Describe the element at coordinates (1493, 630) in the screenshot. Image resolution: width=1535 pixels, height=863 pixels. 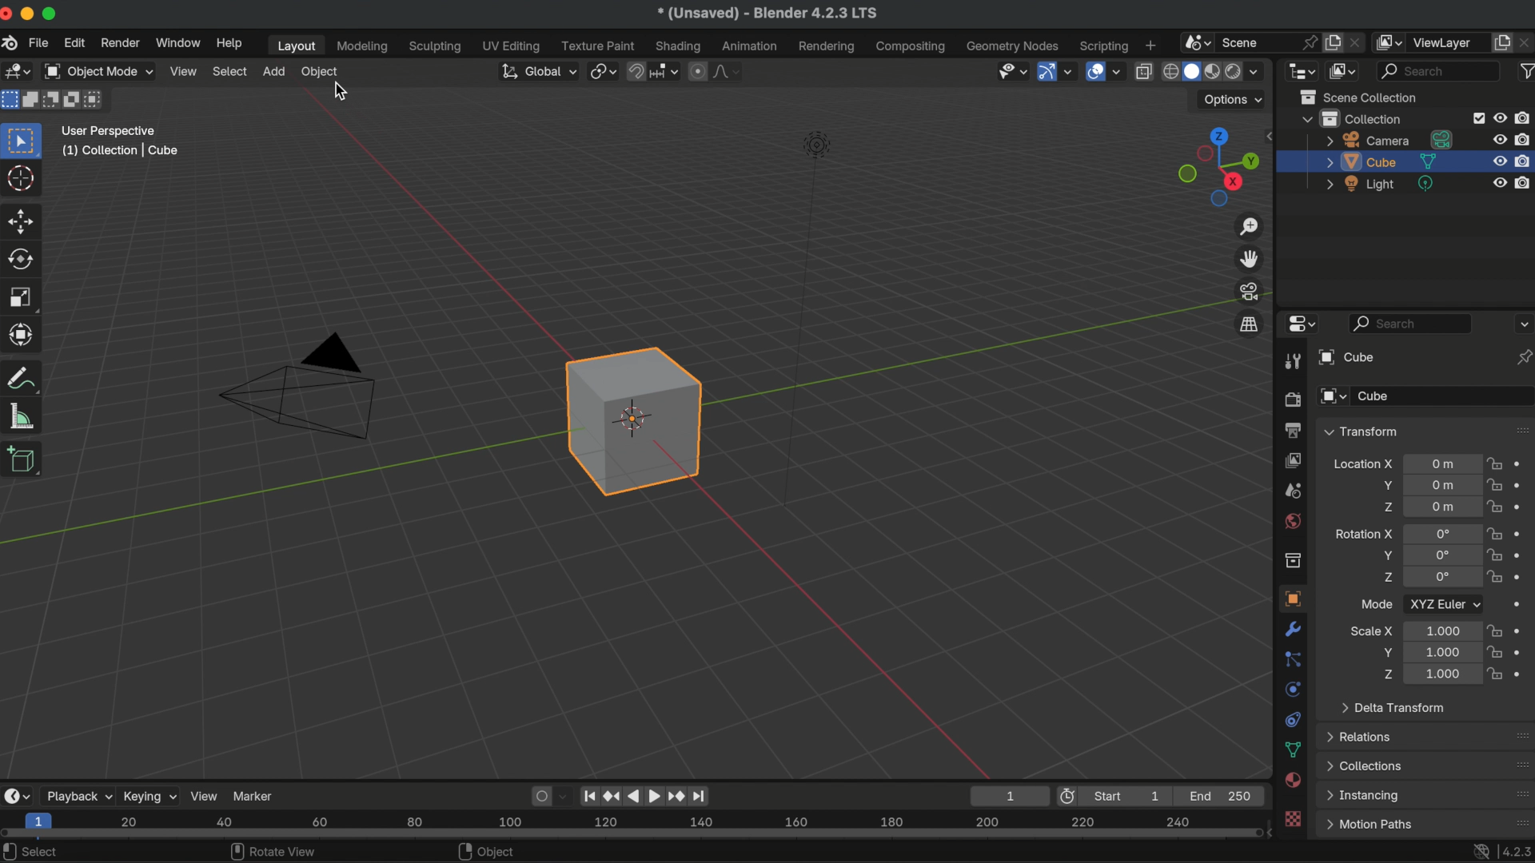
I see `lock scale` at that location.